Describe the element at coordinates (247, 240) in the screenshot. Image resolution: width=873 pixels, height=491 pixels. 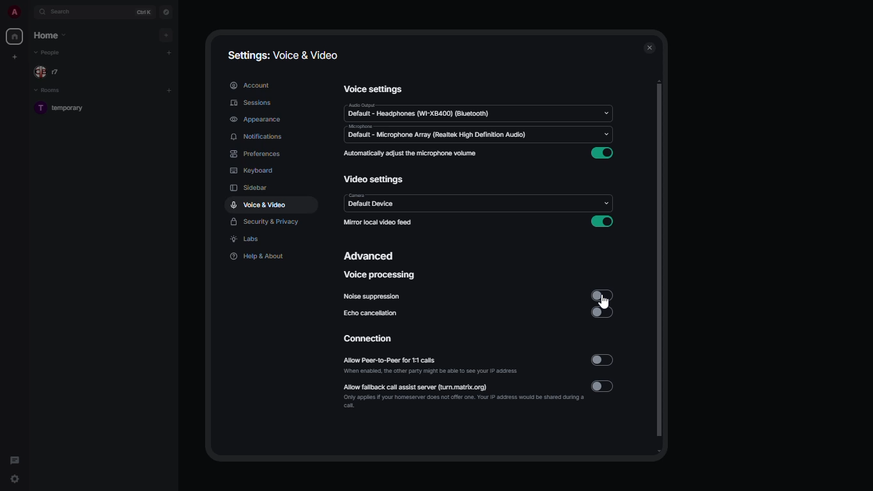
I see `labs` at that location.